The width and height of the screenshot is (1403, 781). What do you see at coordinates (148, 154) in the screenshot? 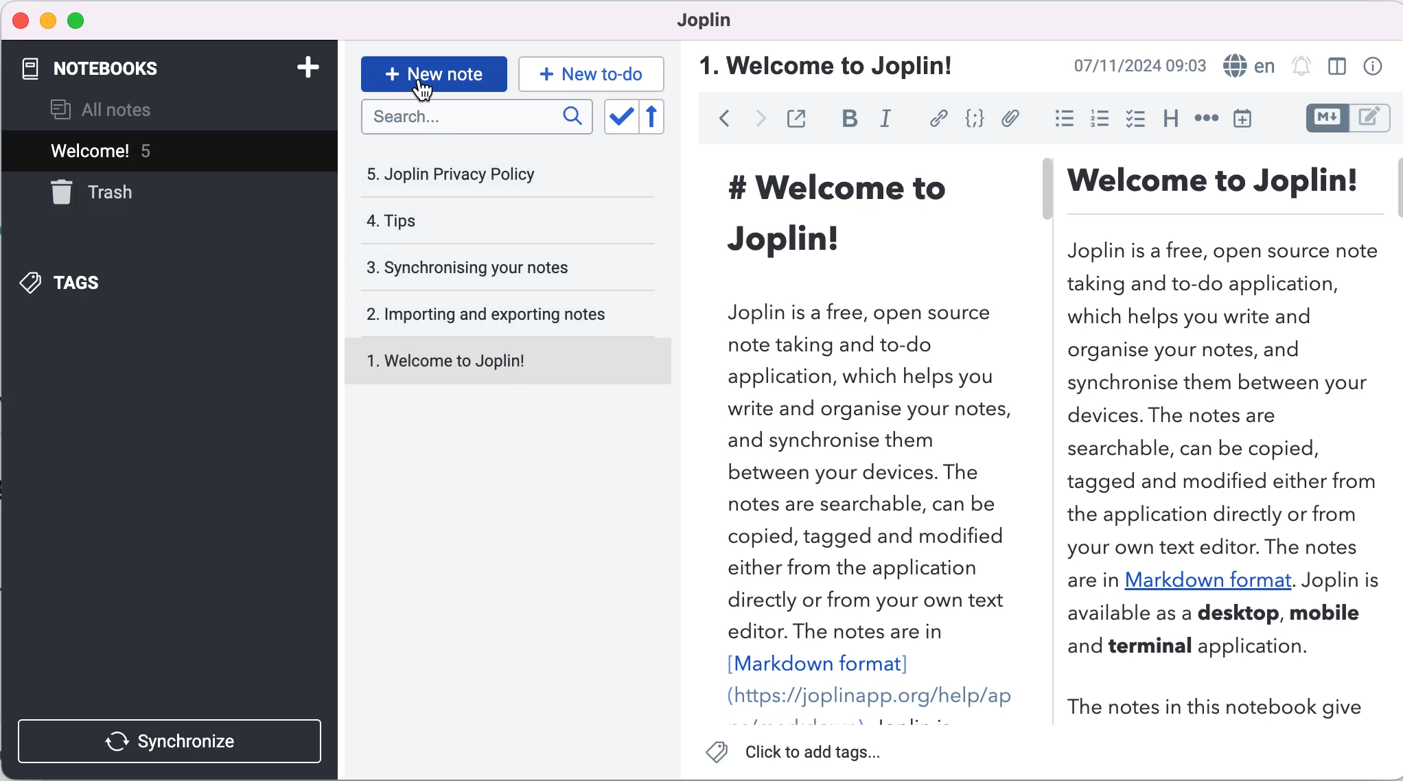
I see `welcome! 5` at bounding box center [148, 154].